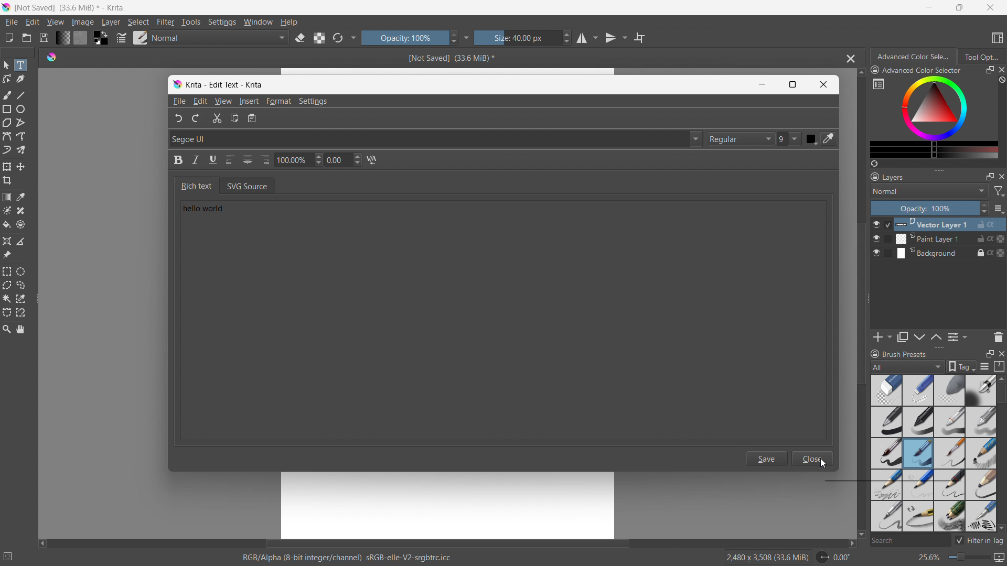 This screenshot has width=1007, height=566. What do you see at coordinates (196, 160) in the screenshot?
I see `Italic` at bounding box center [196, 160].